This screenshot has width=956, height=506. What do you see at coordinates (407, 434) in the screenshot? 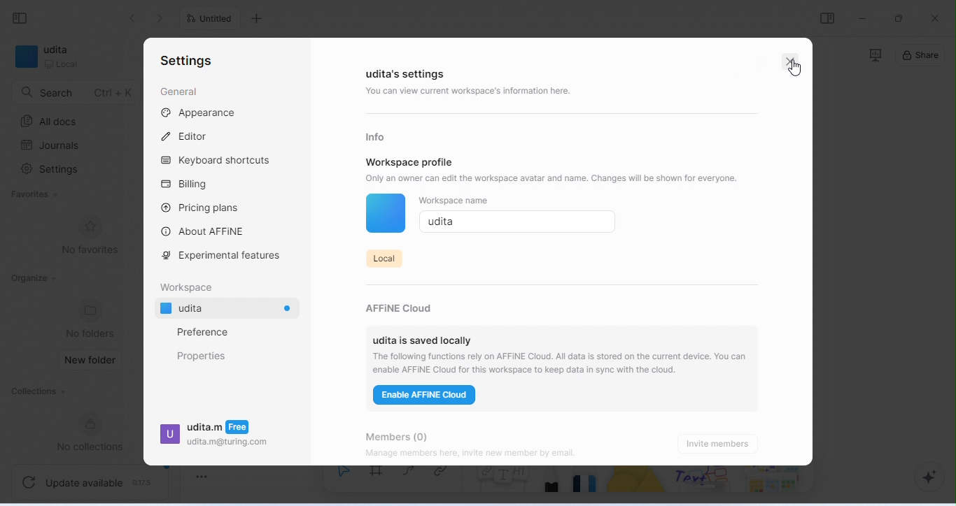
I see `members` at bounding box center [407, 434].